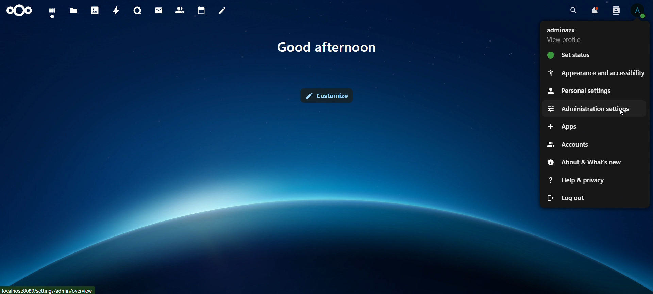 This screenshot has width=653, height=294. I want to click on apps, so click(565, 126).